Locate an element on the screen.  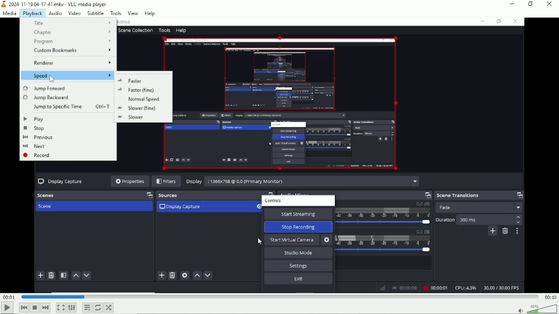
Program is located at coordinates (69, 41).